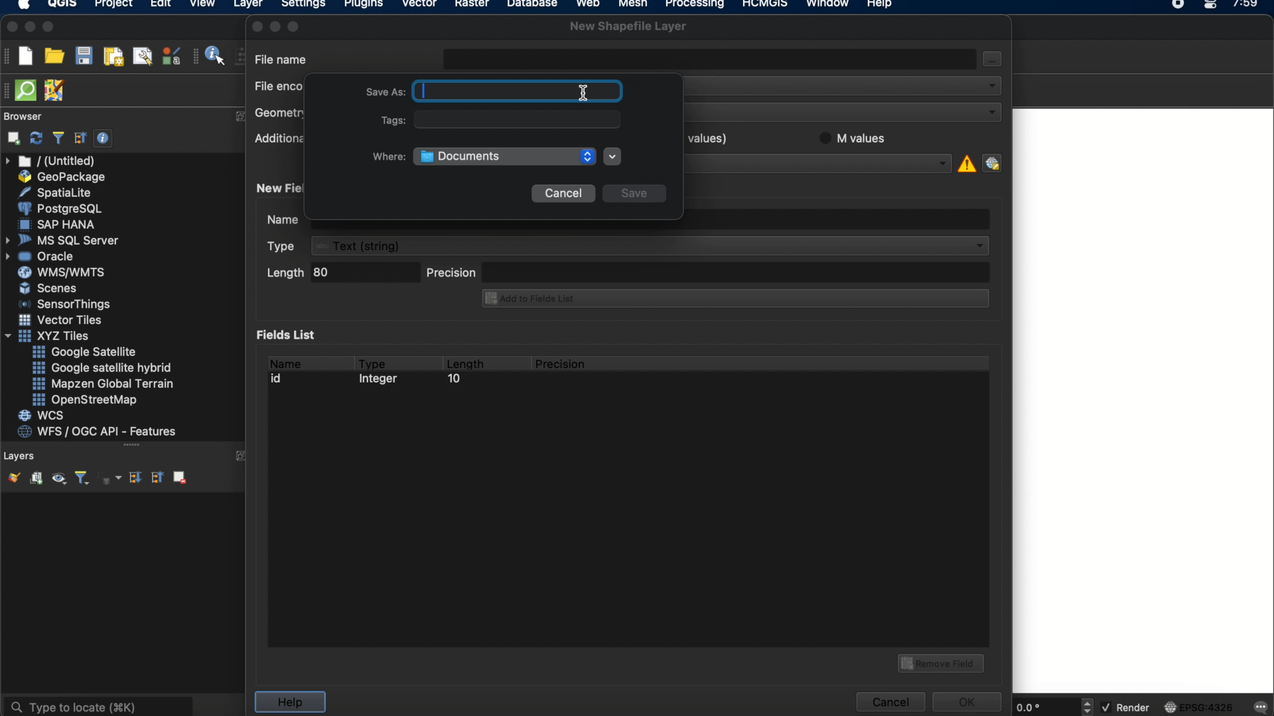 This screenshot has width=1274, height=716. I want to click on file name, so click(282, 58).